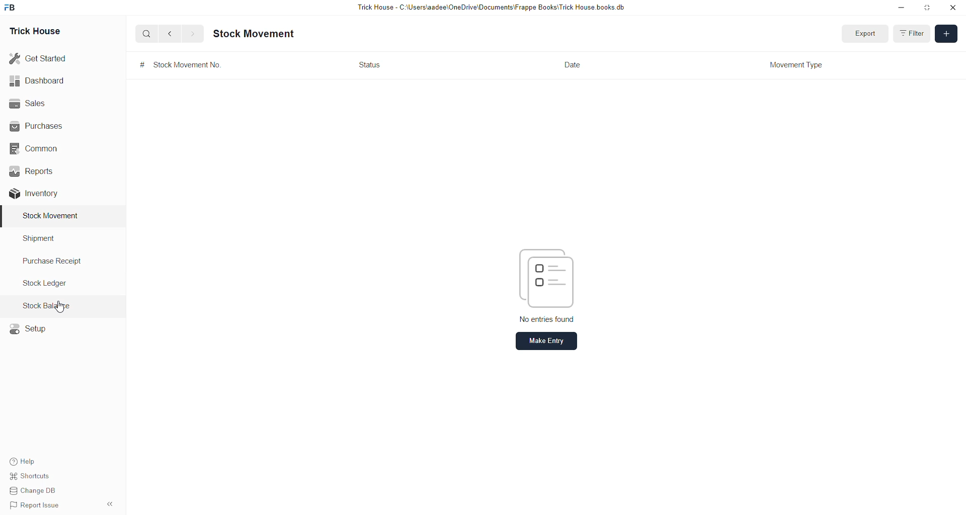 The image size is (966, 515). I want to click on Stock Movement, so click(47, 216).